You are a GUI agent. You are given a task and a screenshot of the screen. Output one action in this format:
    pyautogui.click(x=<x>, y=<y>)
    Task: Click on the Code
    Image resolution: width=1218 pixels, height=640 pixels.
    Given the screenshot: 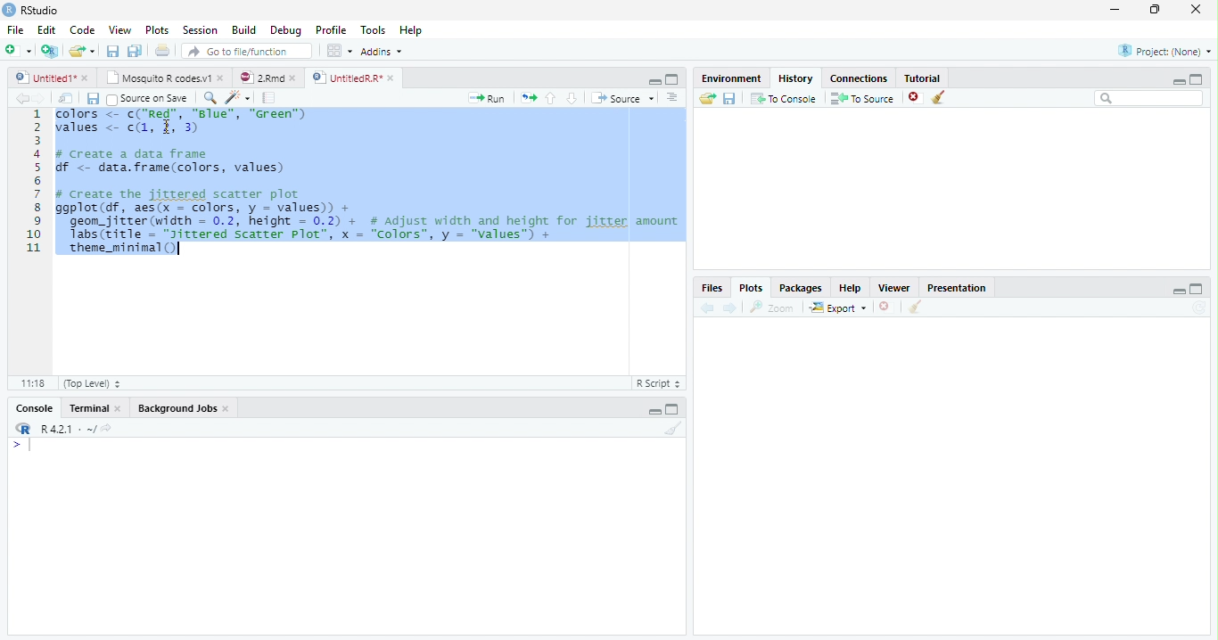 What is the action you would take?
    pyautogui.click(x=82, y=29)
    